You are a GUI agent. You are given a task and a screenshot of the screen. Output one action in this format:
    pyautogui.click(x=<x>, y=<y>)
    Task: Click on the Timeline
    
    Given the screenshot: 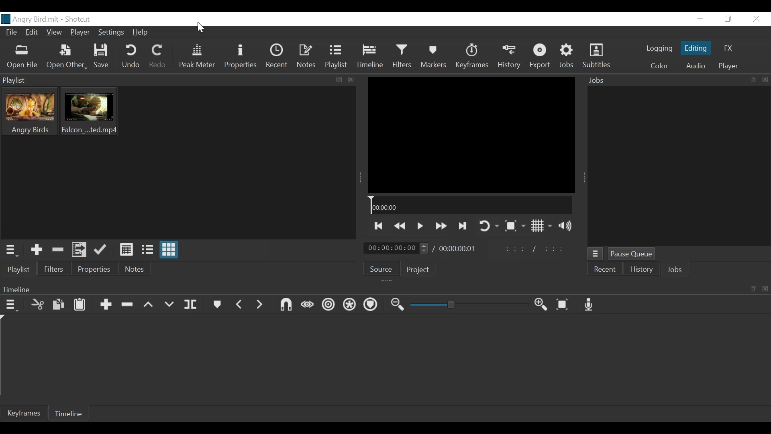 What is the action you would take?
    pyautogui.click(x=369, y=57)
    